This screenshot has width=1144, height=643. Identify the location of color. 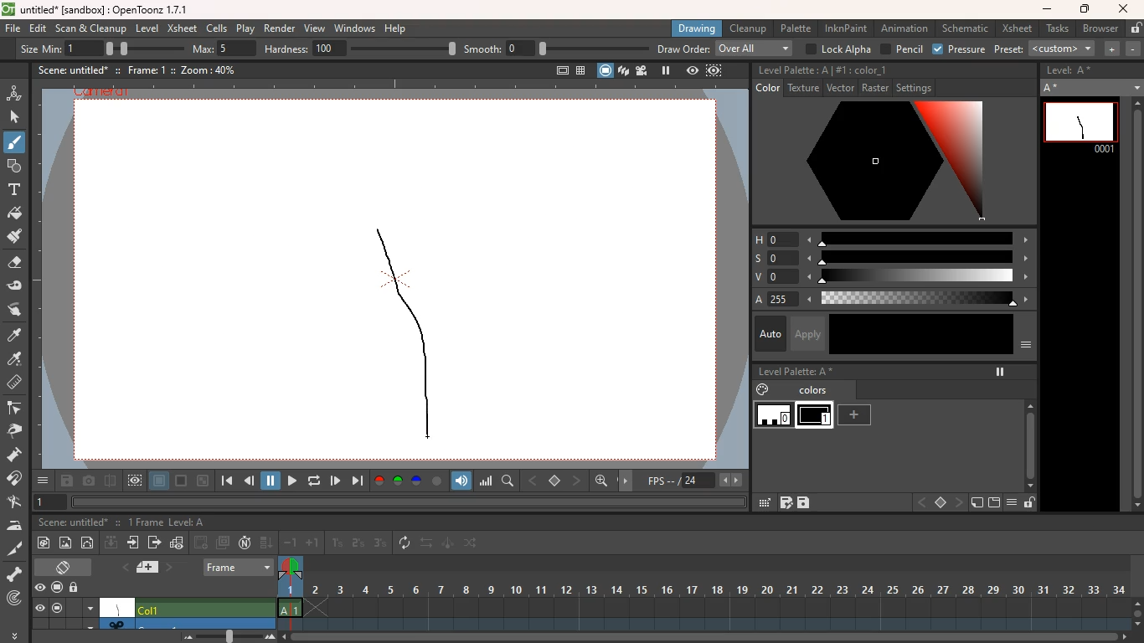
(921, 334).